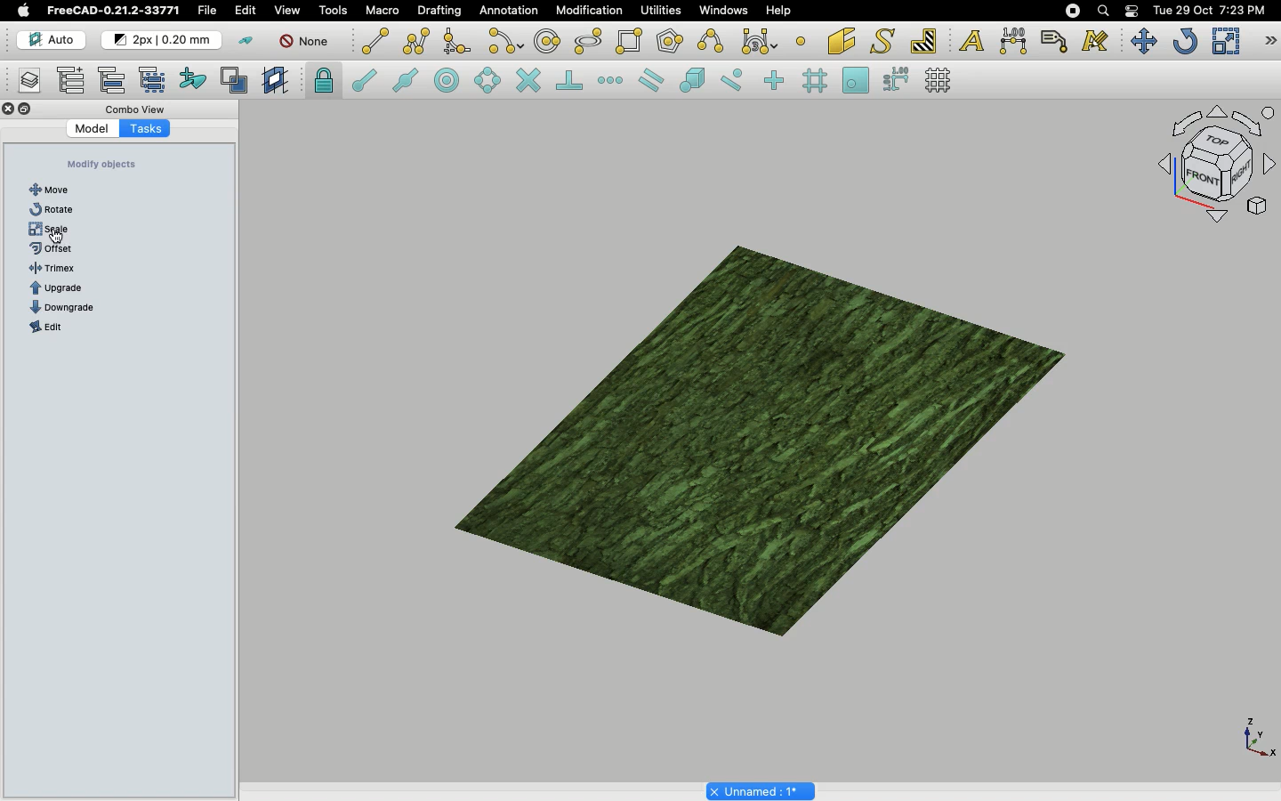  What do you see at coordinates (1011, 40) in the screenshot?
I see `Dimension` at bounding box center [1011, 40].